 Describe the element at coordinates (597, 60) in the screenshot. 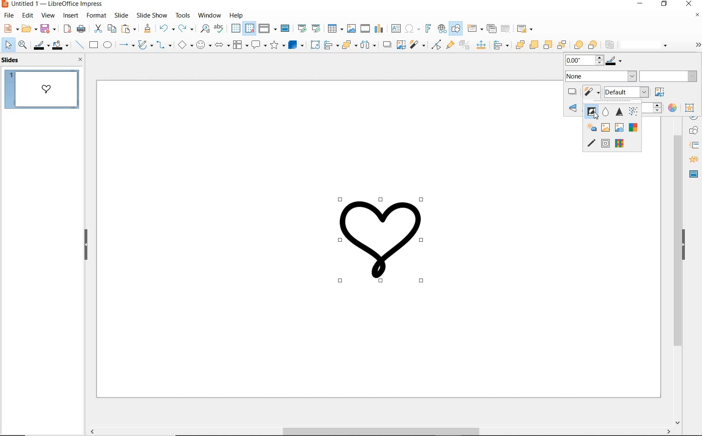

I see `Line color and thickness` at that location.